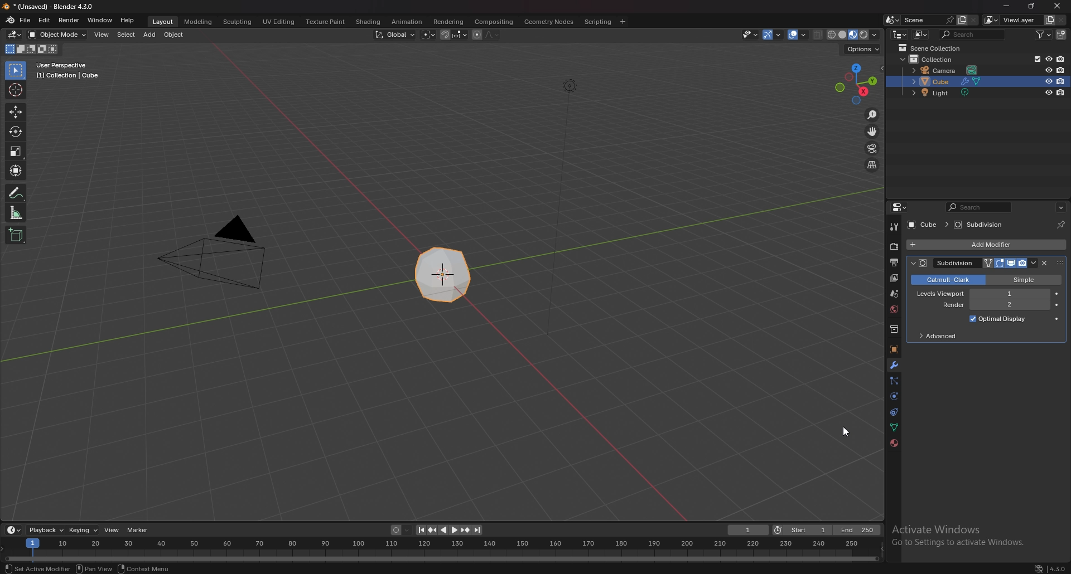  What do you see at coordinates (961, 20) in the screenshot?
I see `add scene` at bounding box center [961, 20].